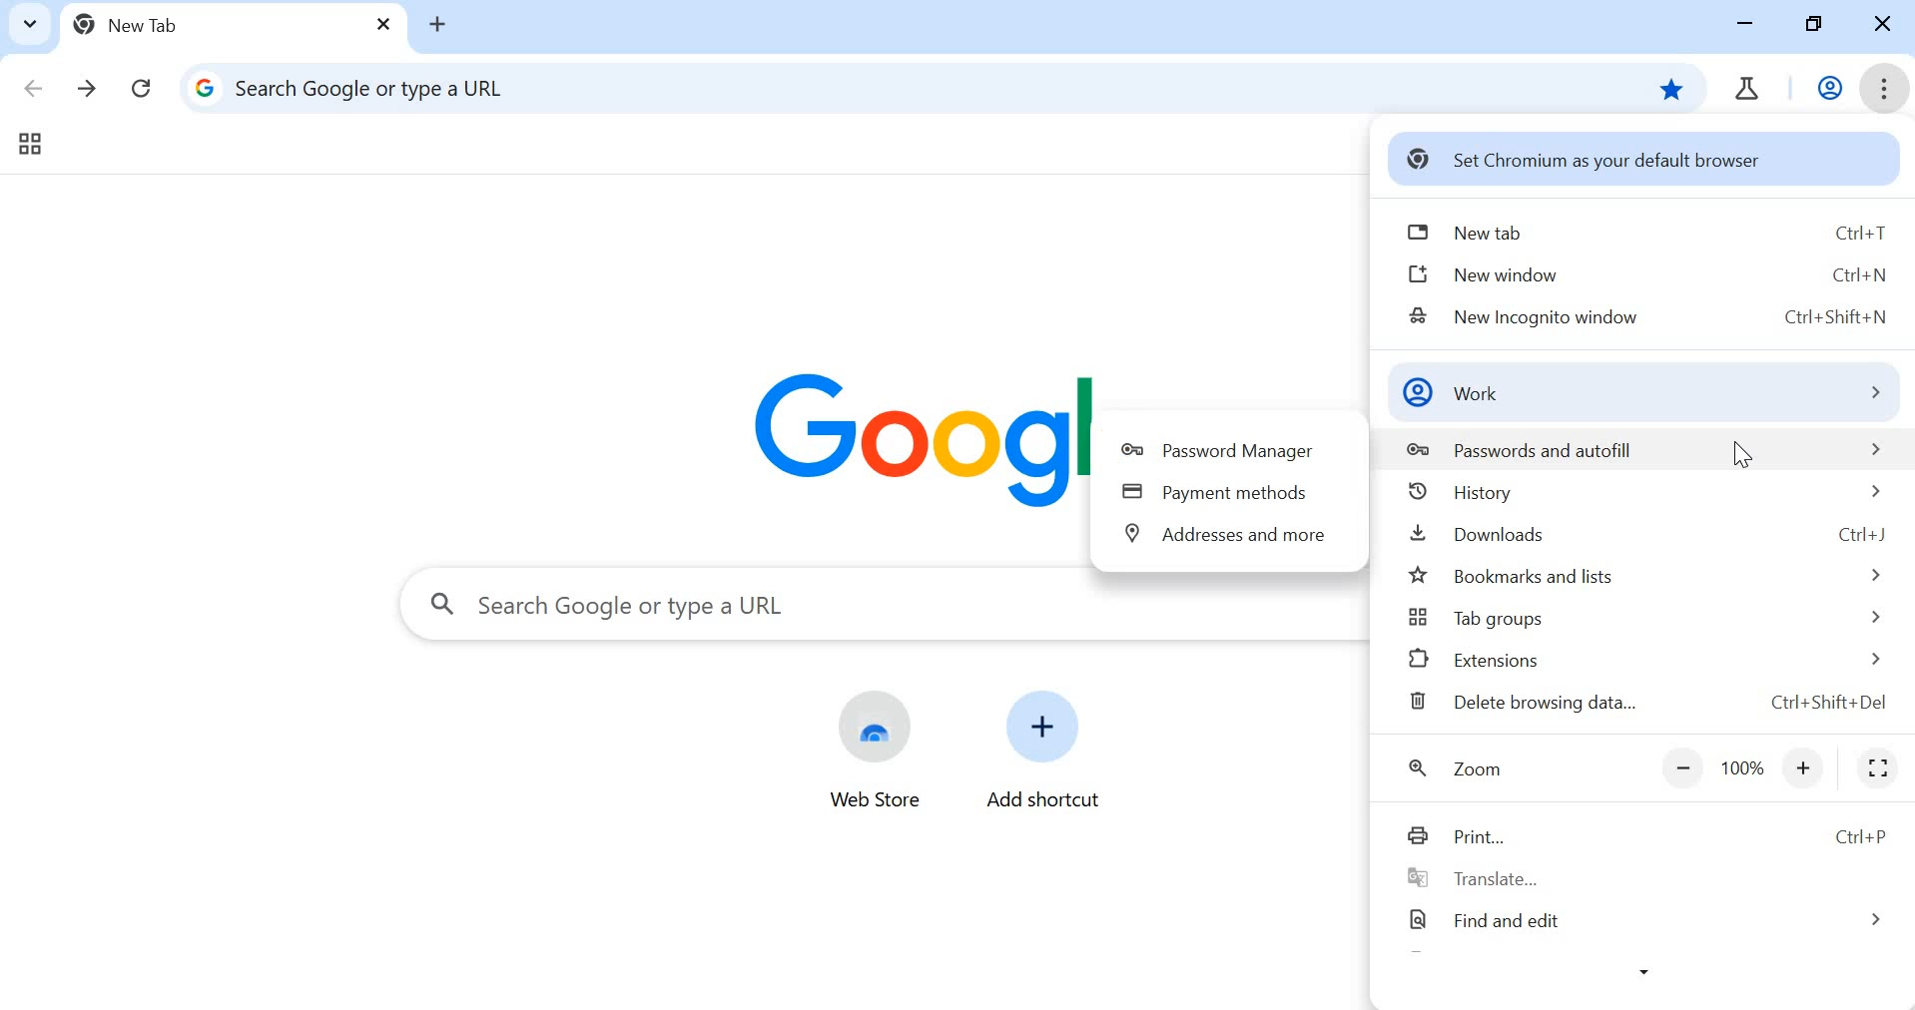 This screenshot has width=1915, height=1010. What do you see at coordinates (31, 145) in the screenshot?
I see `tab groups` at bounding box center [31, 145].